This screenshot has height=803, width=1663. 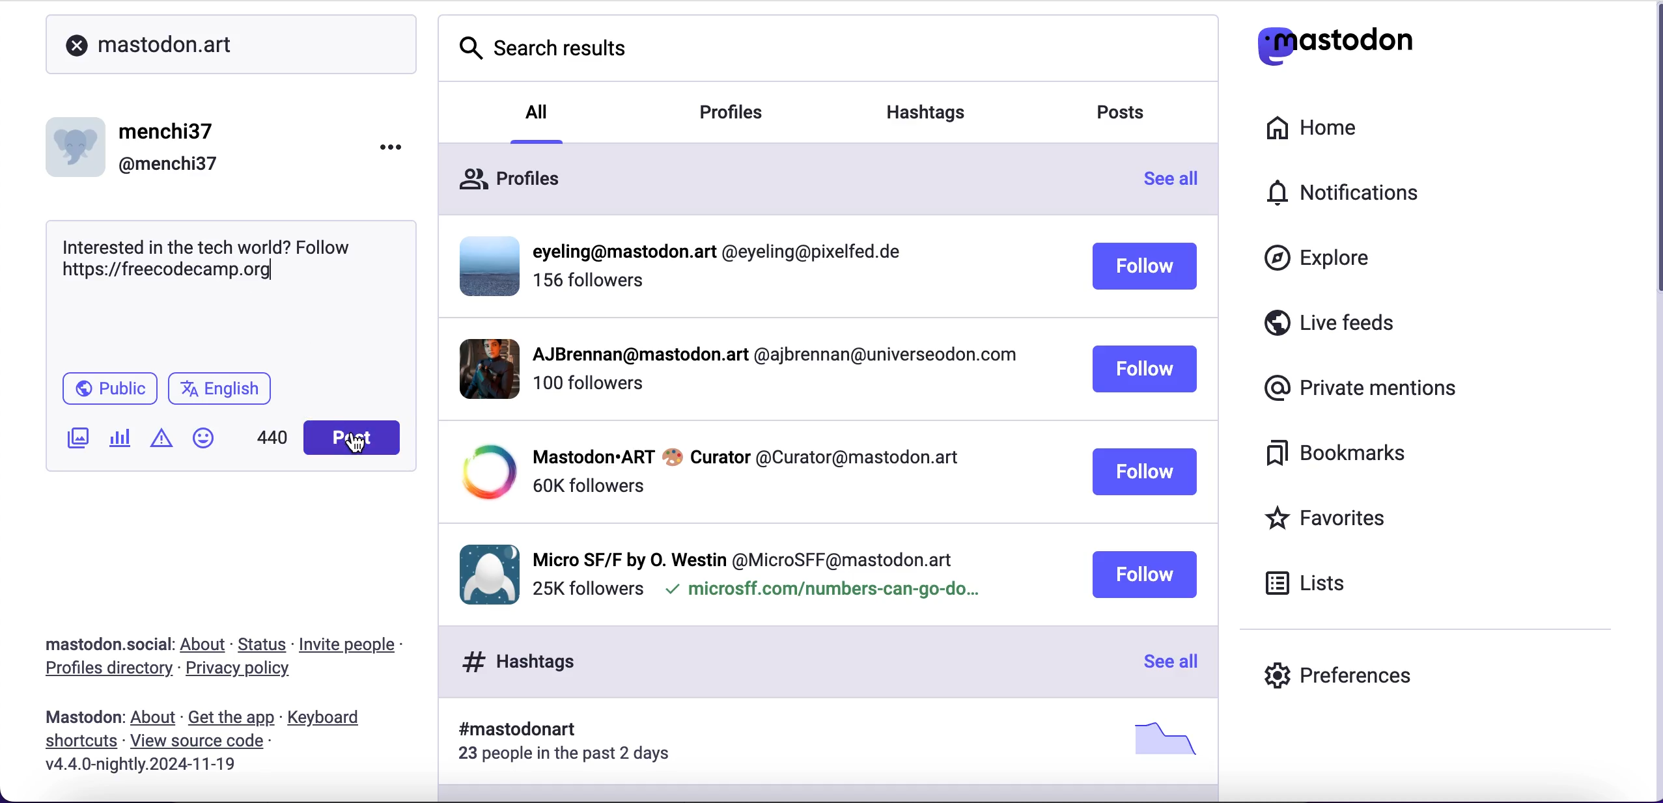 I want to click on public, so click(x=109, y=390).